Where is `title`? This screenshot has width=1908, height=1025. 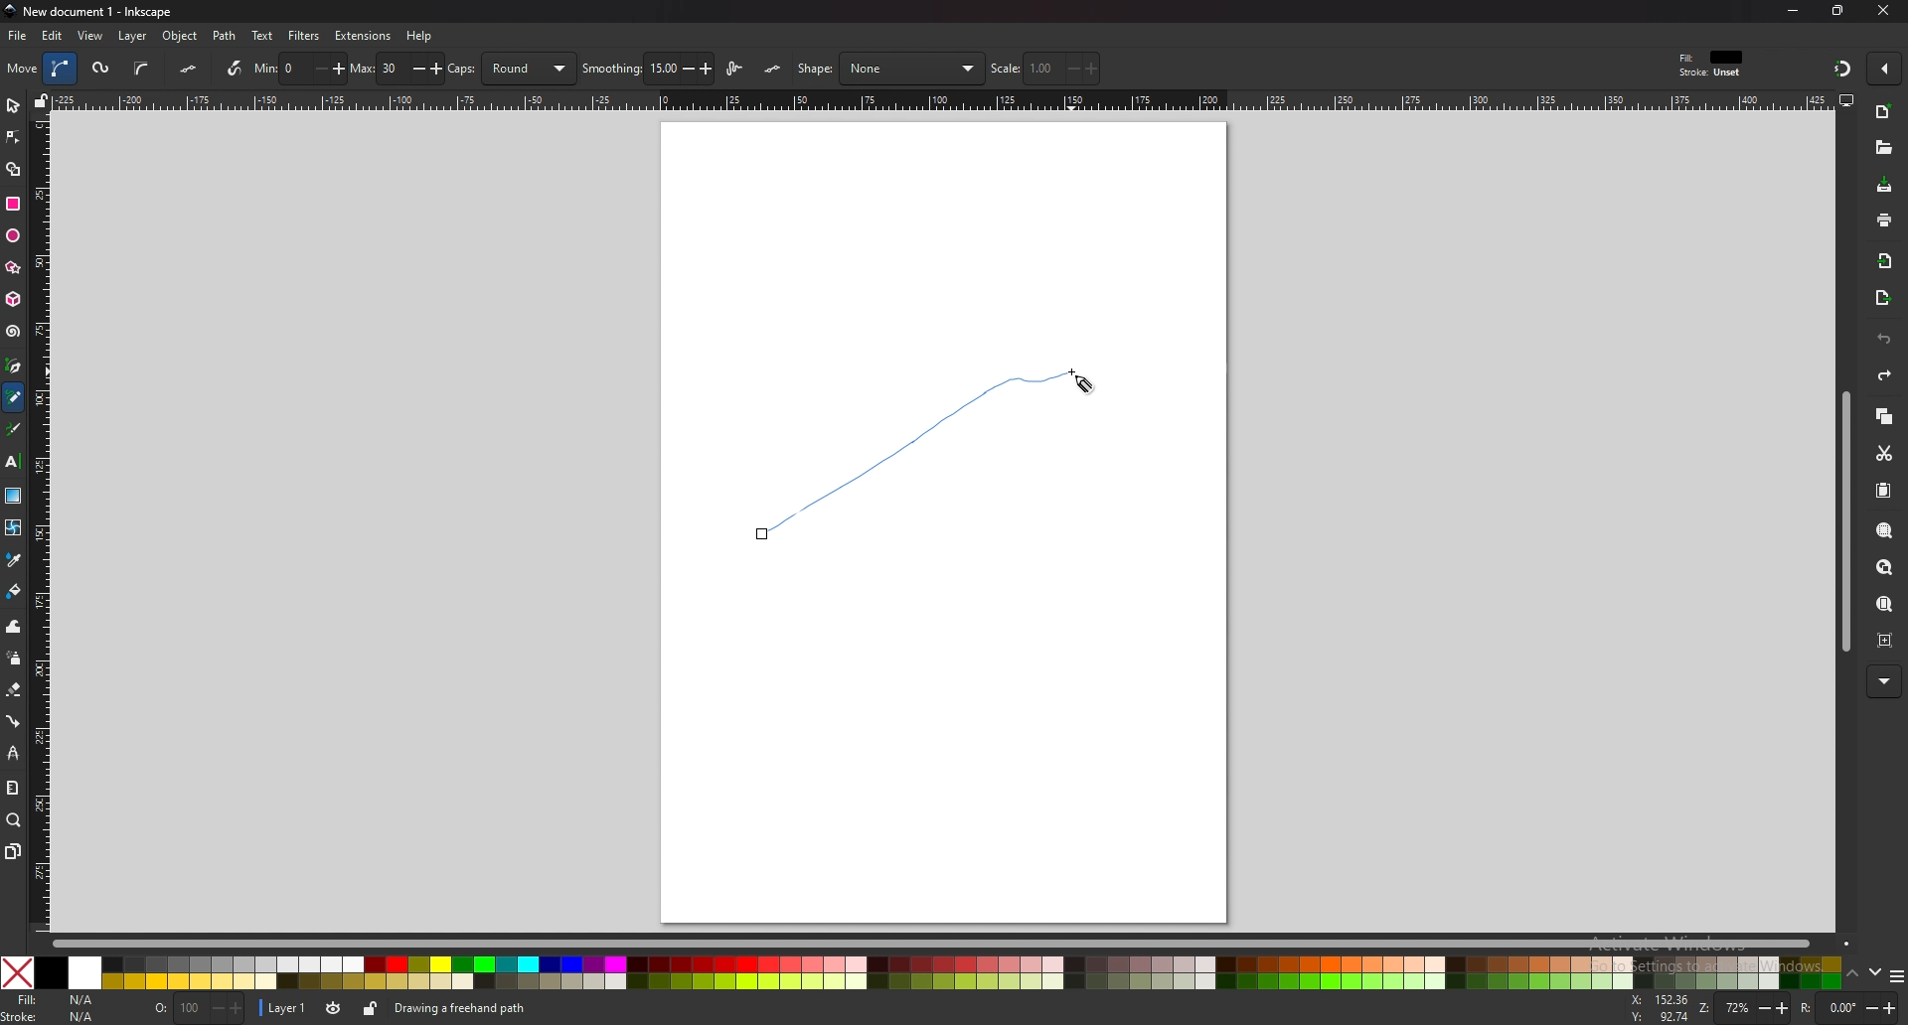 title is located at coordinates (87, 12).